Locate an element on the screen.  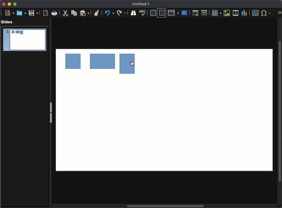
Name is located at coordinates (141, 4).